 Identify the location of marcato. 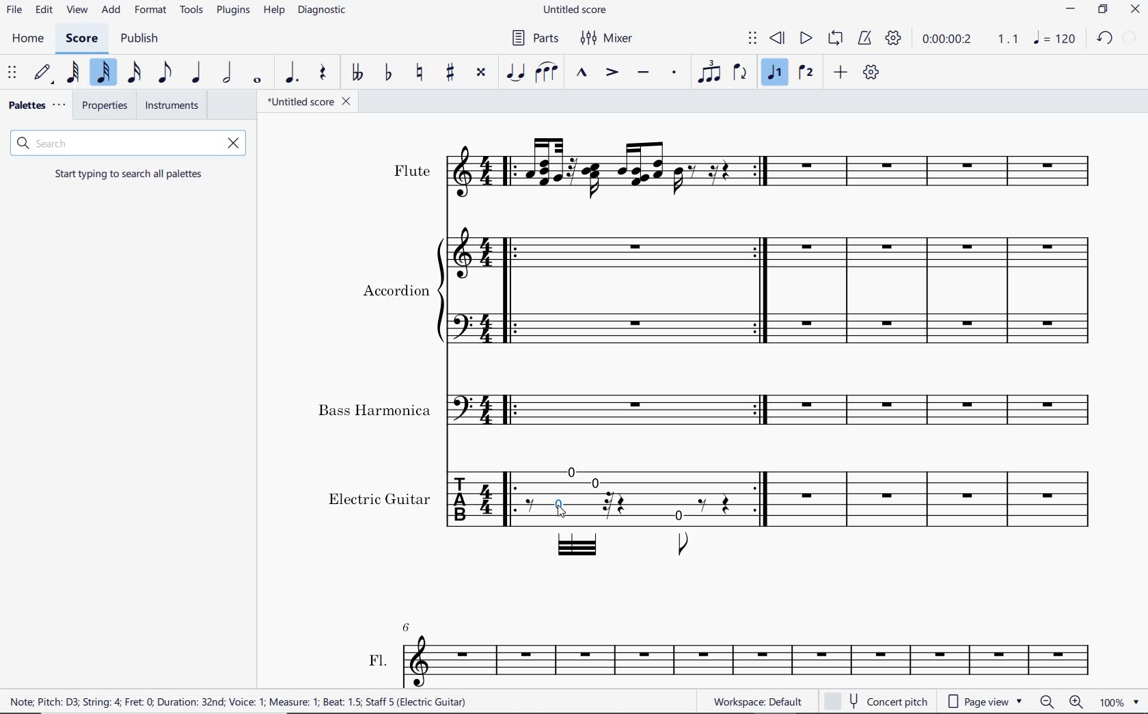
(584, 74).